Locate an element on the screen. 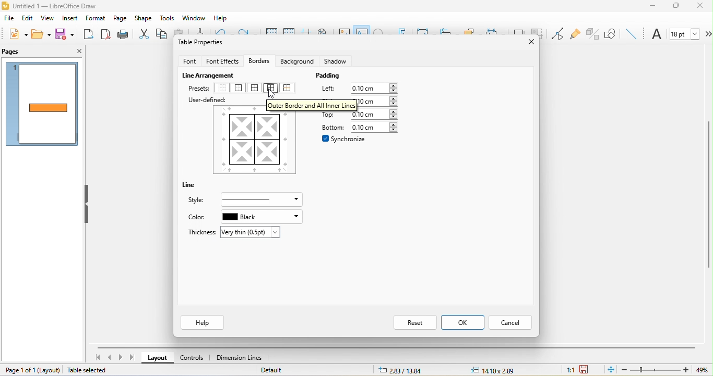 Image resolution: width=713 pixels, height=376 pixels. insert is located at coordinates (69, 19).